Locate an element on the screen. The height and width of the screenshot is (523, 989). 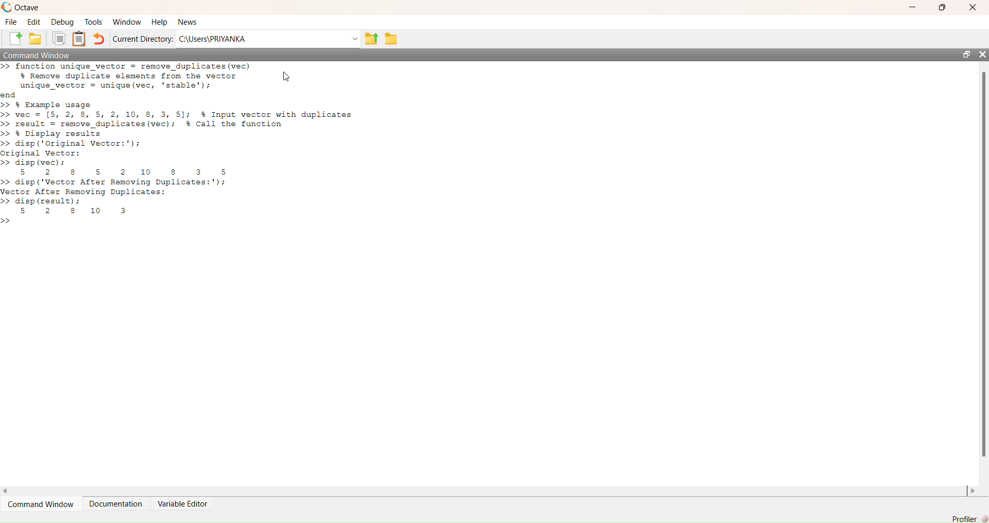
close is located at coordinates (982, 54).